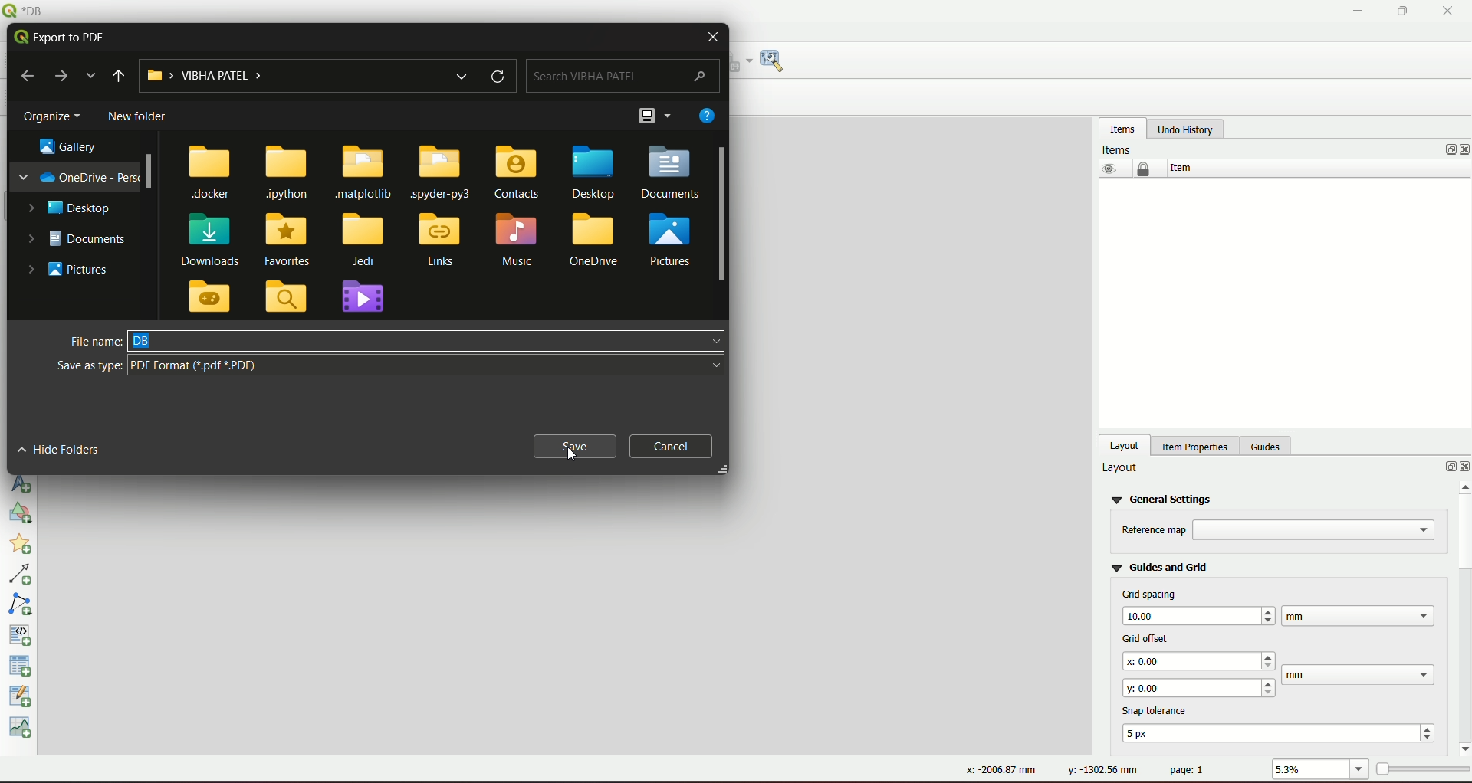 The image size is (1472, 783). Describe the element at coordinates (31, 77) in the screenshot. I see `previous` at that location.